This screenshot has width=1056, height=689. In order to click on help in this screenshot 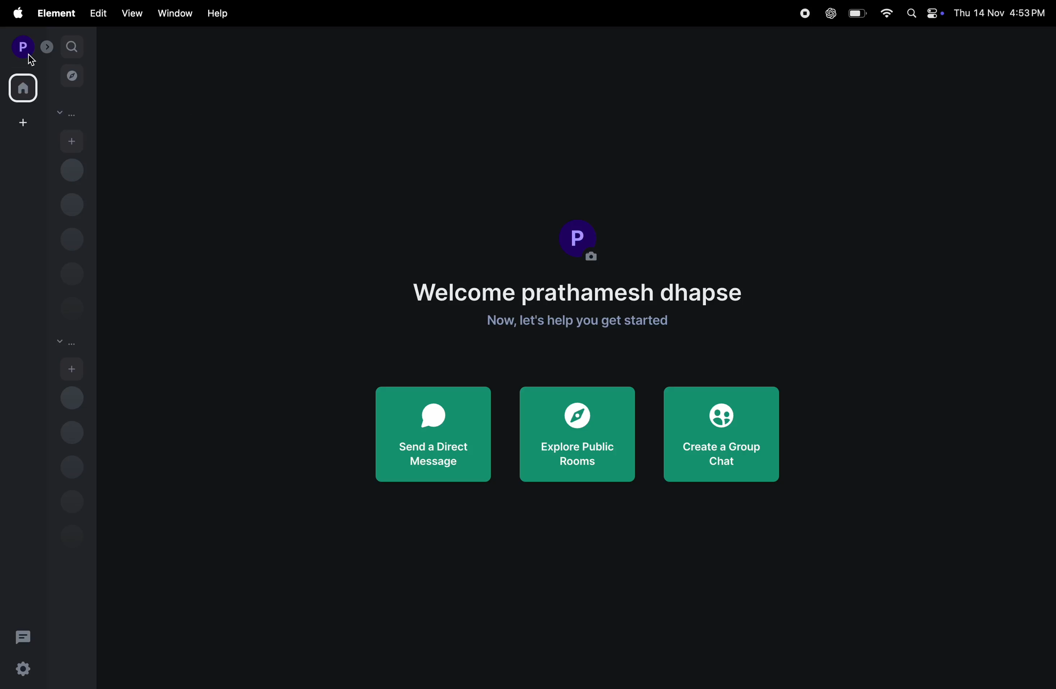, I will do `click(222, 12)`.